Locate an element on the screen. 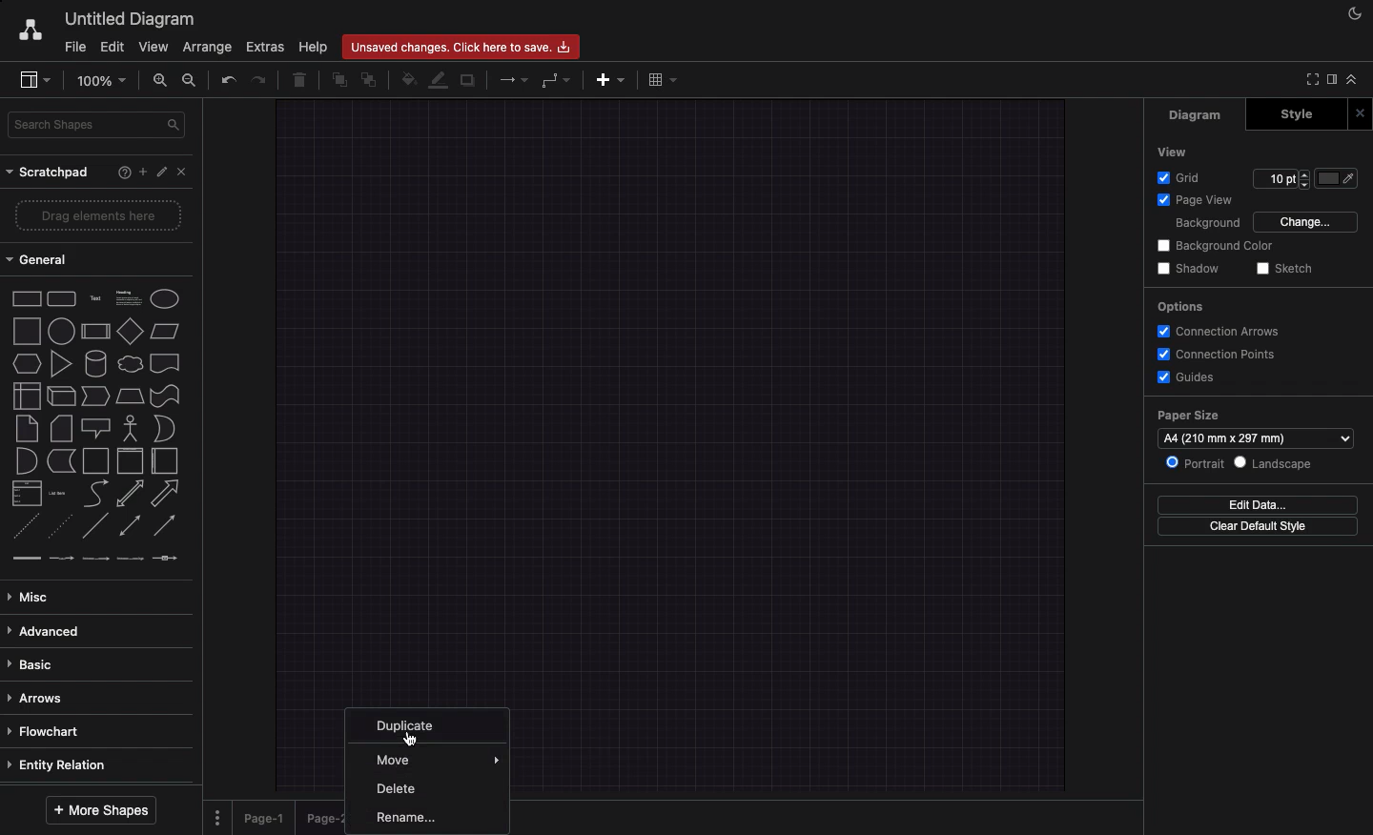 This screenshot has width=1373, height=835. Sidebar is located at coordinates (32, 79).